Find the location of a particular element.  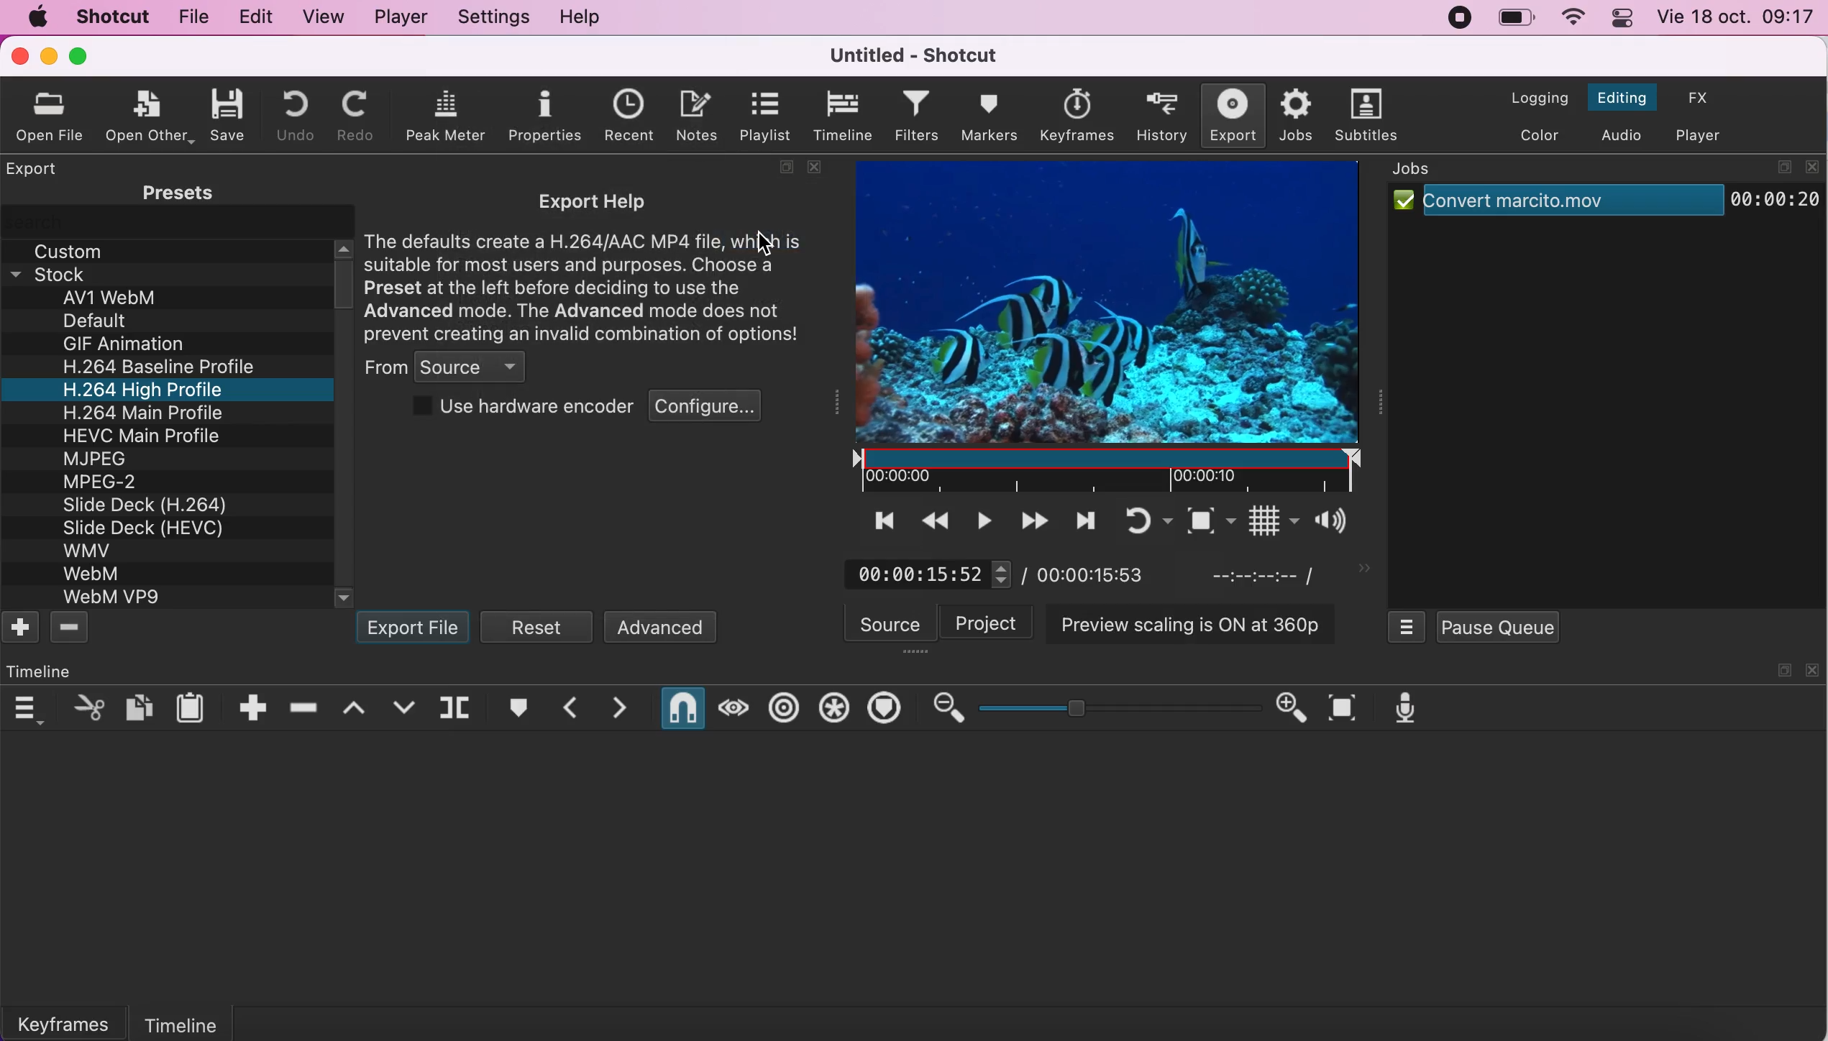

timeline is located at coordinates (214, 1019).